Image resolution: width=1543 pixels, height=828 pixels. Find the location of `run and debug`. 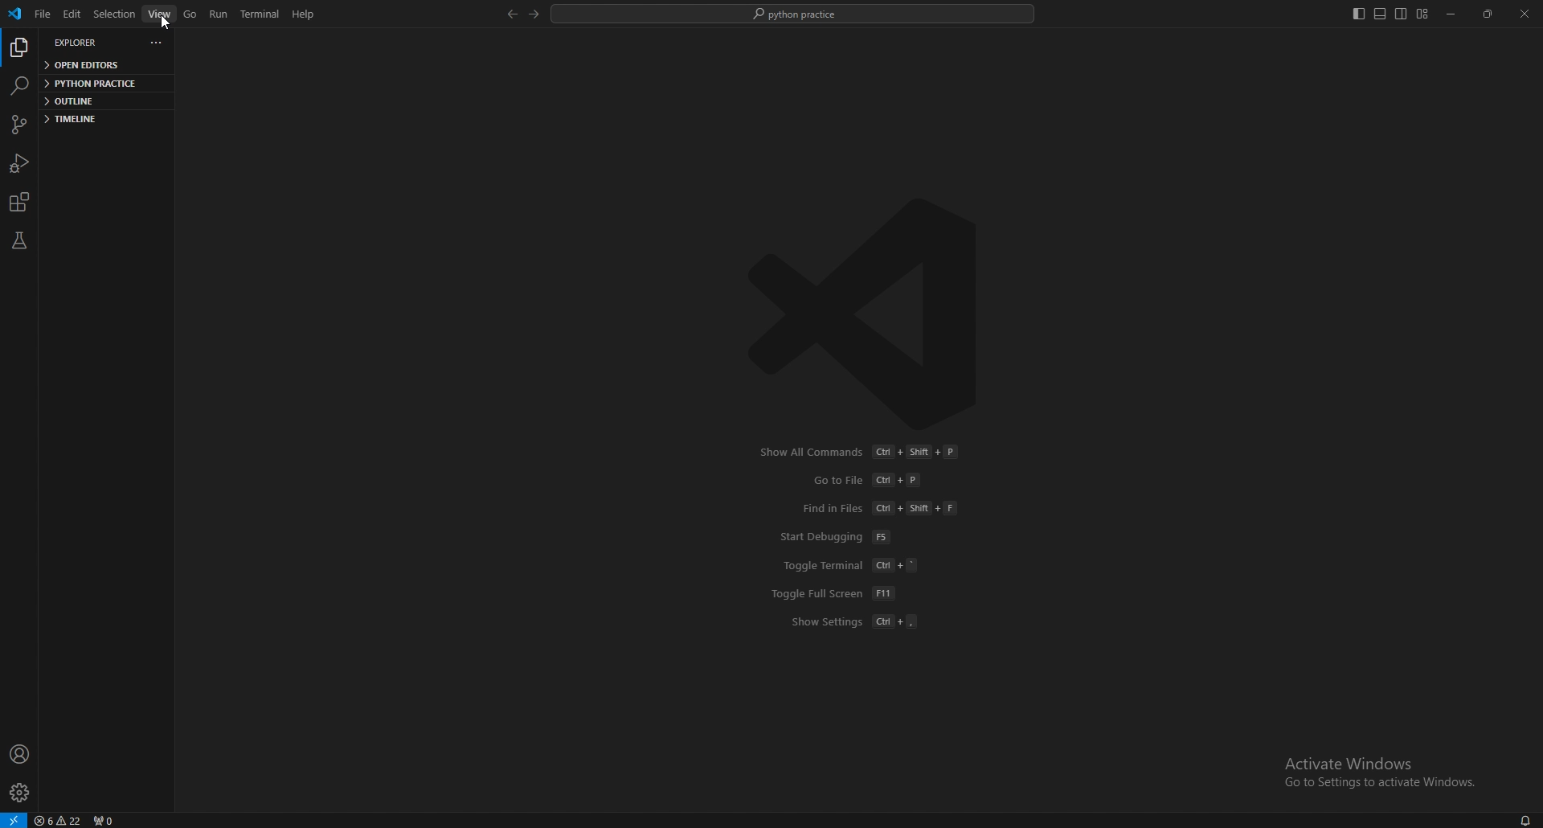

run and debug is located at coordinates (18, 164).